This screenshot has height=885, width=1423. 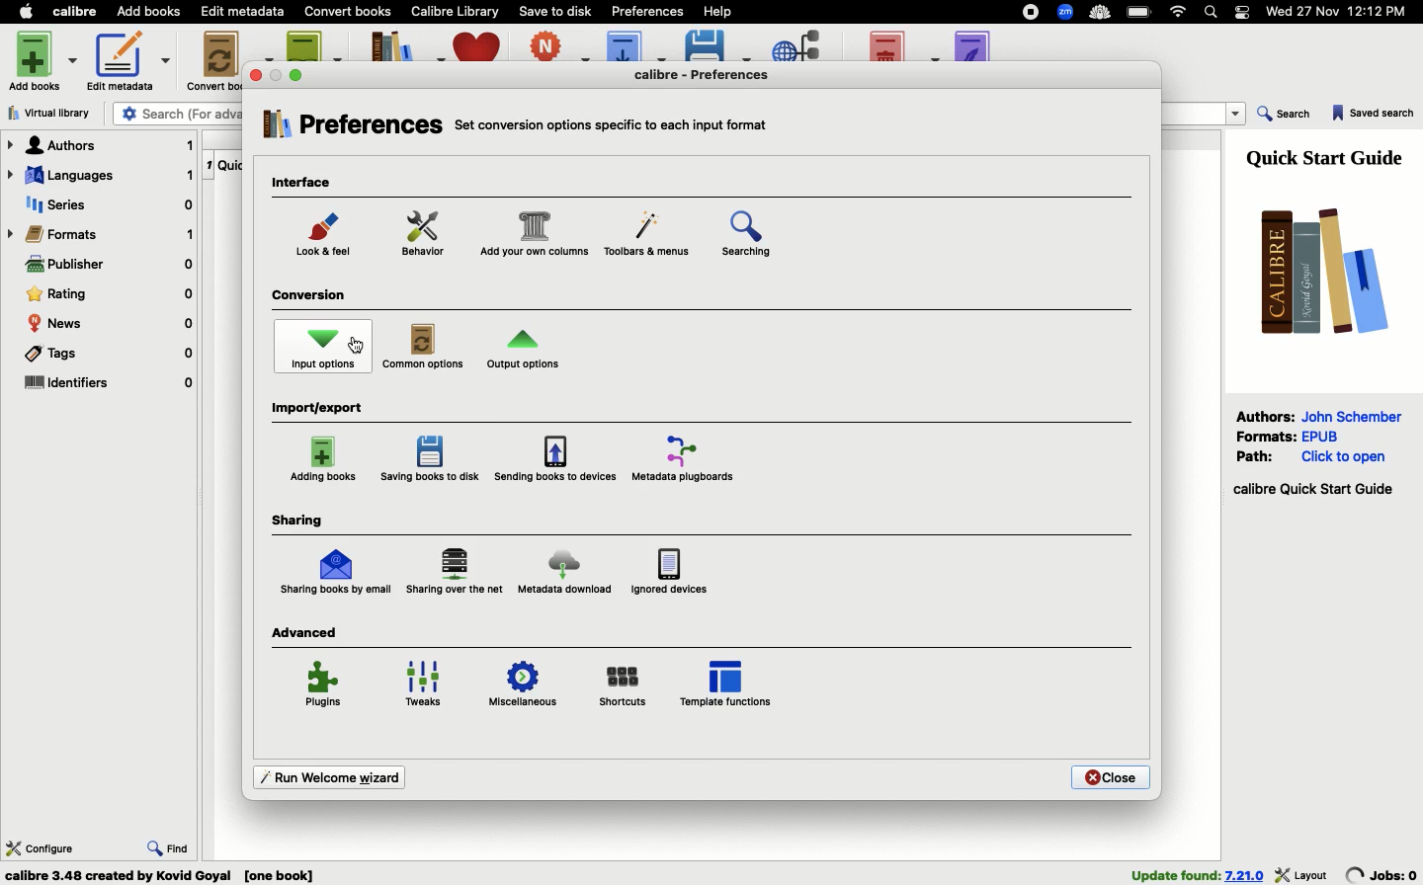 What do you see at coordinates (297, 521) in the screenshot?
I see `Sharing` at bounding box center [297, 521].